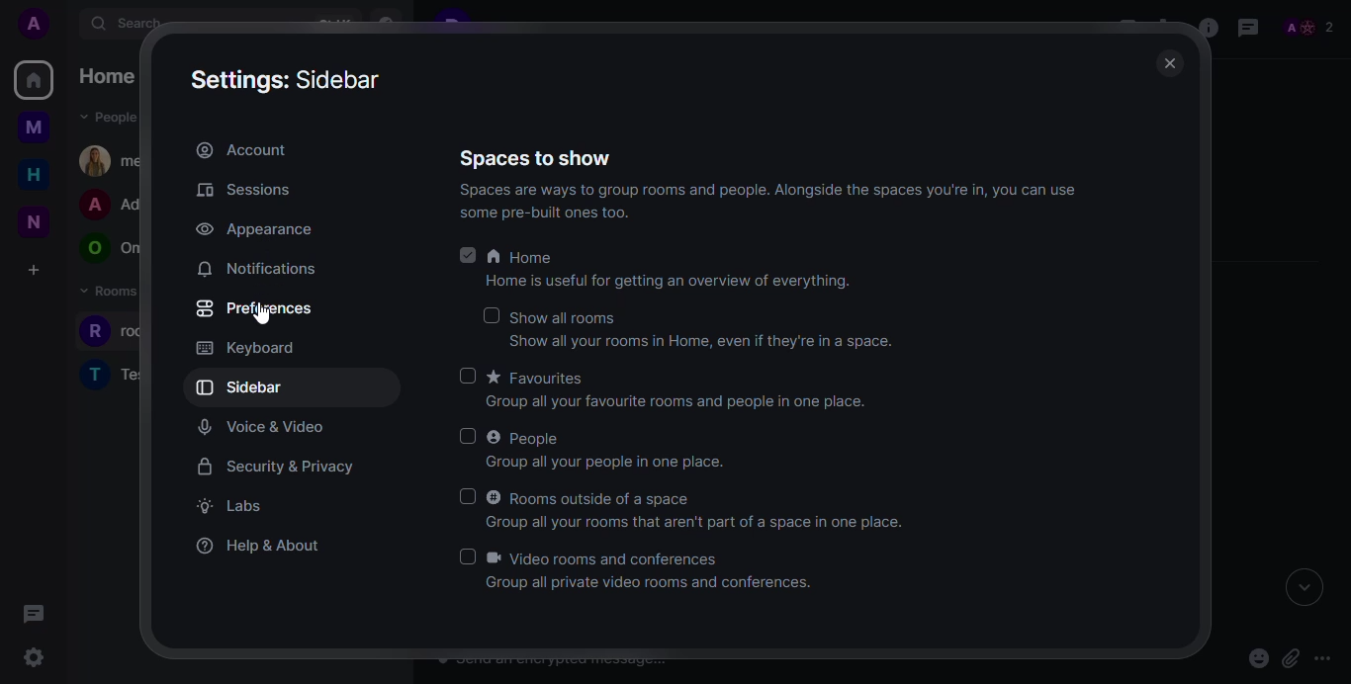 This screenshot has width=1351, height=684. What do you see at coordinates (35, 614) in the screenshot?
I see `threads` at bounding box center [35, 614].